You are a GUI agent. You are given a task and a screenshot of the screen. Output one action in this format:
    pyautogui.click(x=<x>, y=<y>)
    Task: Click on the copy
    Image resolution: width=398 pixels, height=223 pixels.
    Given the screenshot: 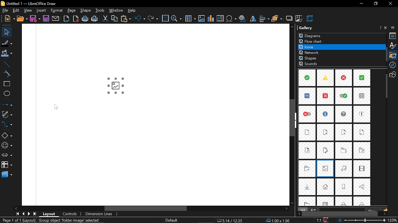 What is the action you would take?
    pyautogui.click(x=115, y=19)
    